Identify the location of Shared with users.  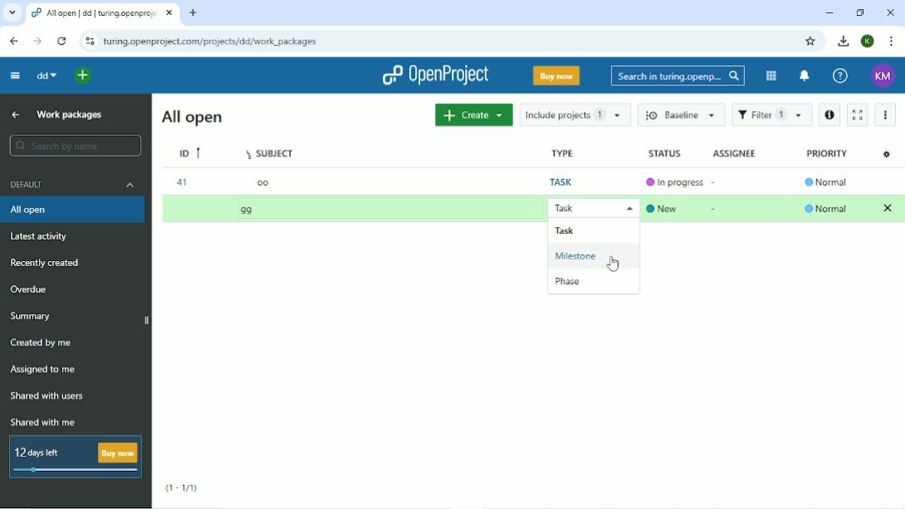
(48, 395).